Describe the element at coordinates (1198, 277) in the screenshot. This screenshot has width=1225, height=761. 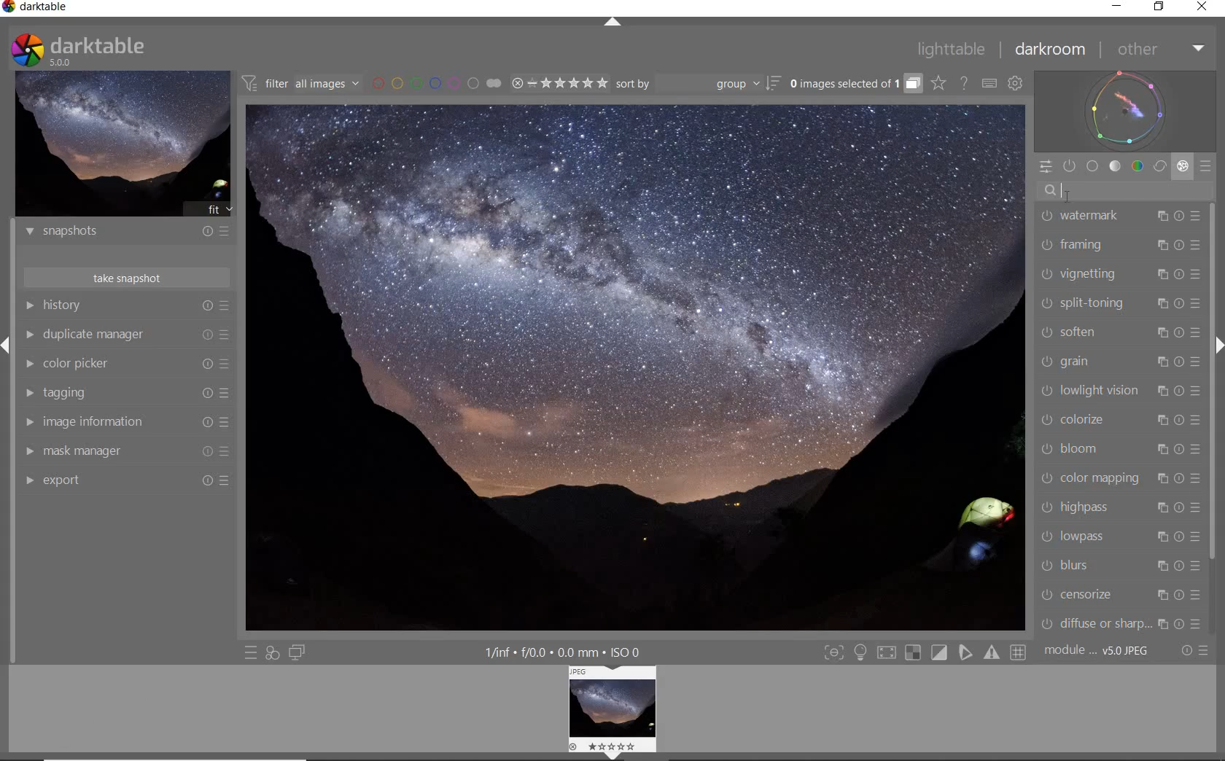
I see `presets` at that location.